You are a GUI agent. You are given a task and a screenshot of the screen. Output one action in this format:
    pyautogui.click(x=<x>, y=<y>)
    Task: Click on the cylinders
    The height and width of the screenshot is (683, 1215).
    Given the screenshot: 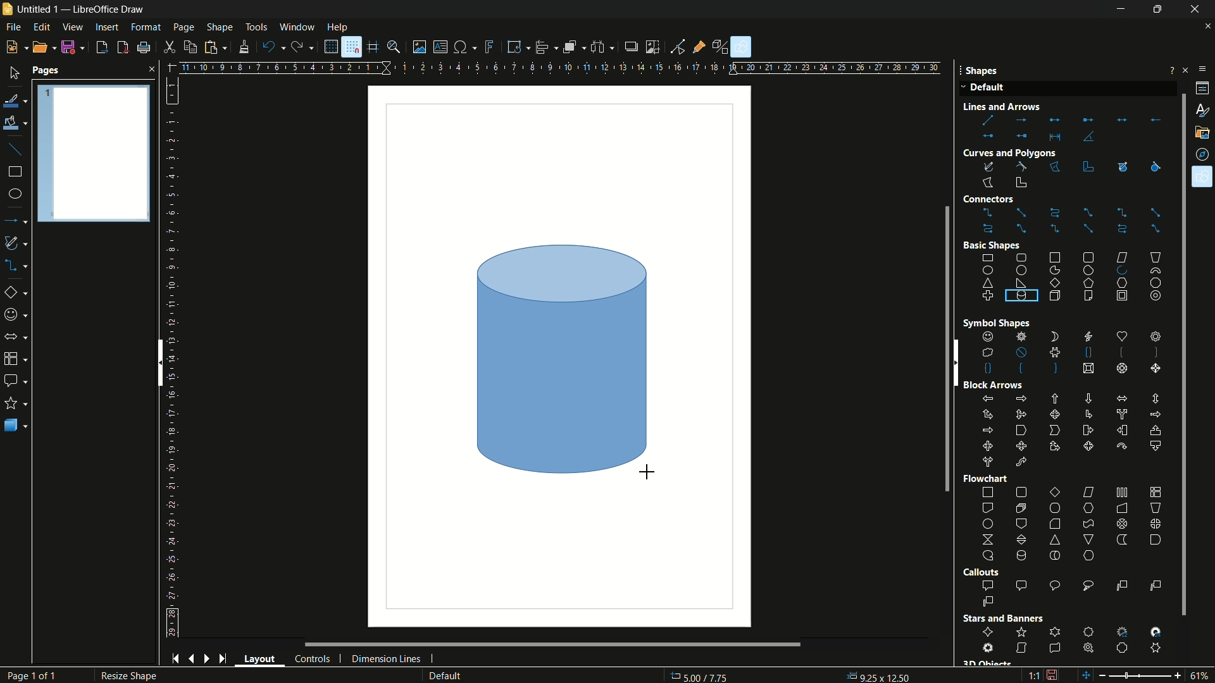 What is the action you would take?
    pyautogui.click(x=1037, y=315)
    